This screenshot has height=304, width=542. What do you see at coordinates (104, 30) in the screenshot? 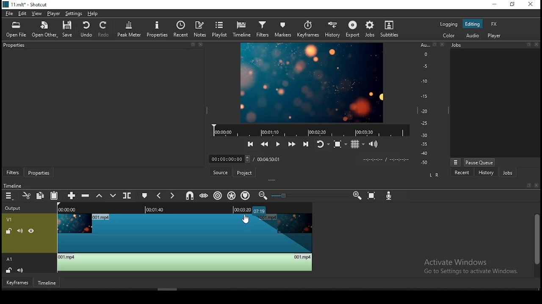
I see `redo` at bounding box center [104, 30].